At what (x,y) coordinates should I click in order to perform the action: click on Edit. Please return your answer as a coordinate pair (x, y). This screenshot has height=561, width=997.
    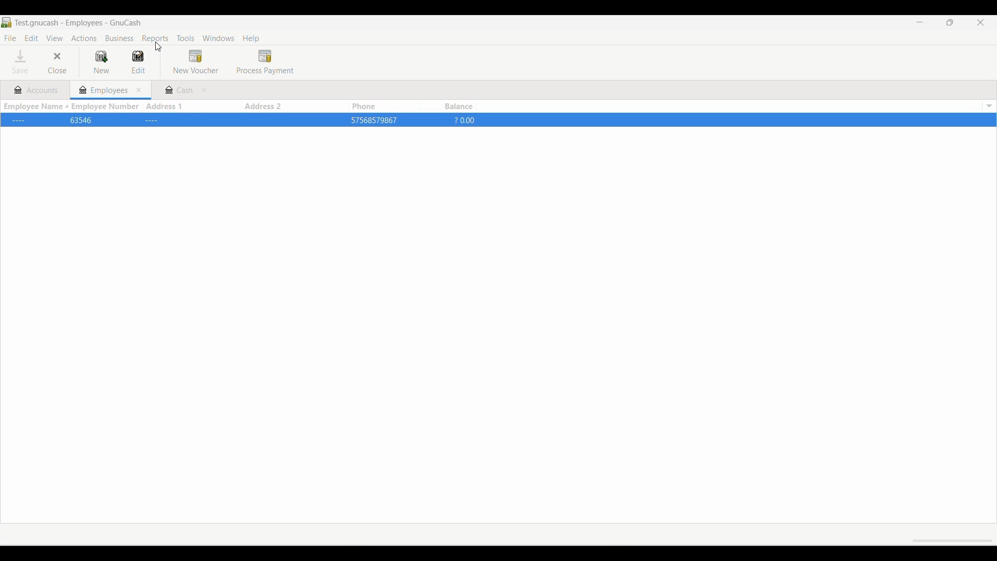
    Looking at the image, I should click on (32, 38).